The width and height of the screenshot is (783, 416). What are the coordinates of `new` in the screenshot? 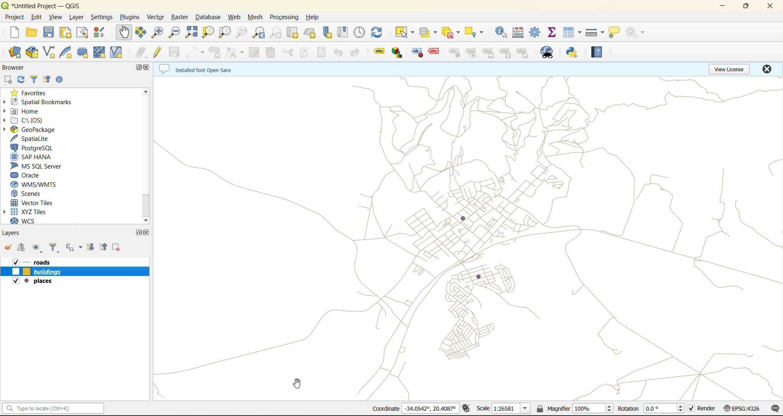 It's located at (9, 33).